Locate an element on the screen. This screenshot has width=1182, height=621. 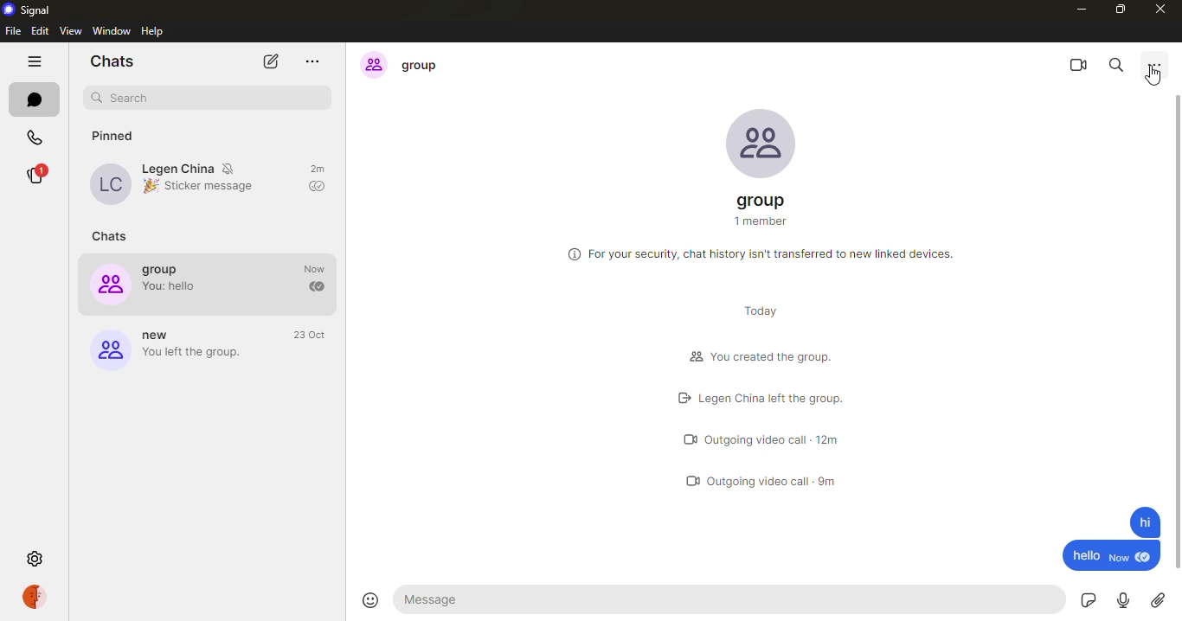
chats is located at coordinates (110, 236).